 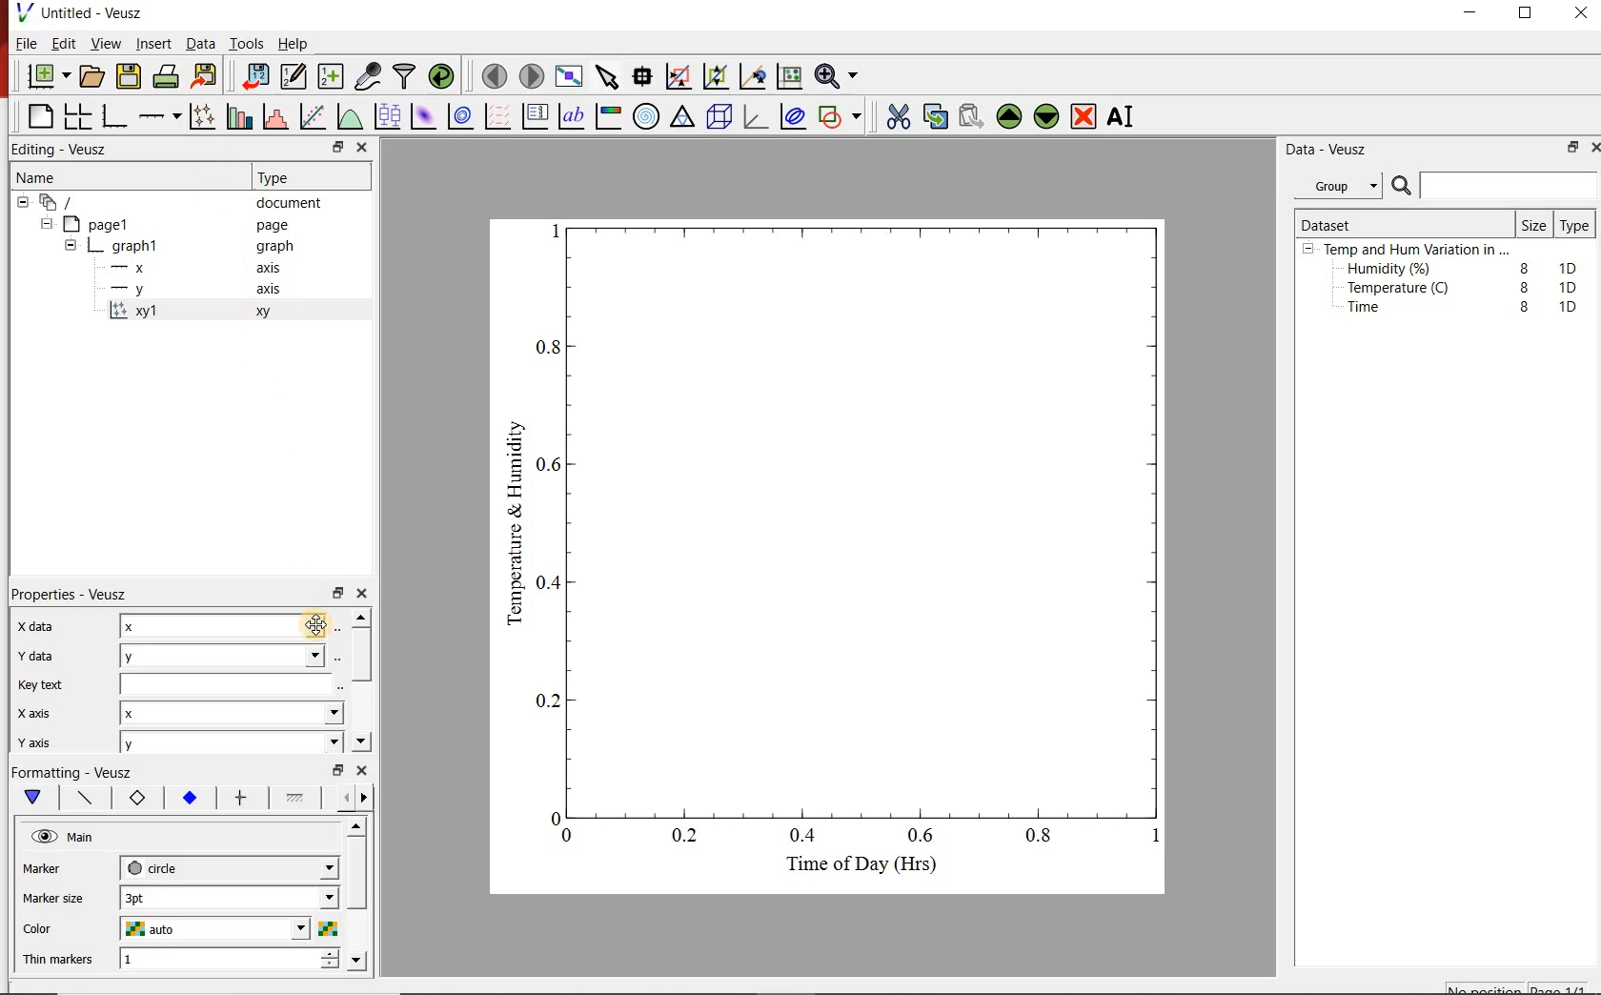 What do you see at coordinates (836, 75) in the screenshot?
I see `Zoom functions menu` at bounding box center [836, 75].